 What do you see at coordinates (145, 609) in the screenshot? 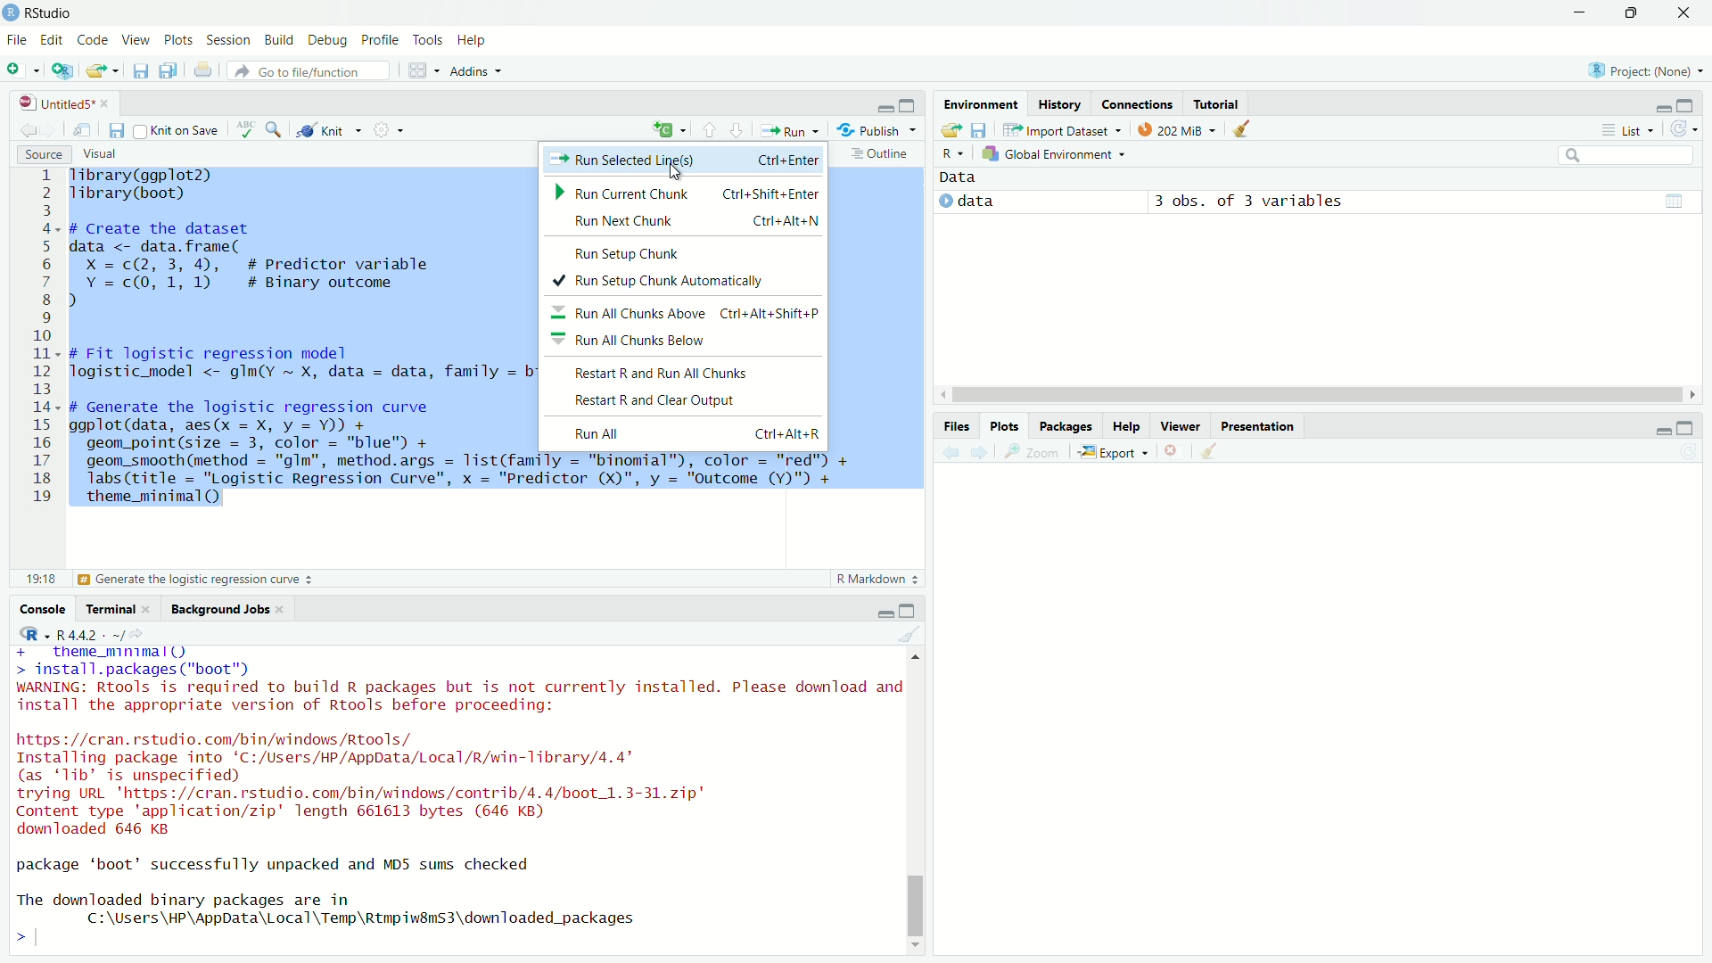
I see `close` at bounding box center [145, 609].